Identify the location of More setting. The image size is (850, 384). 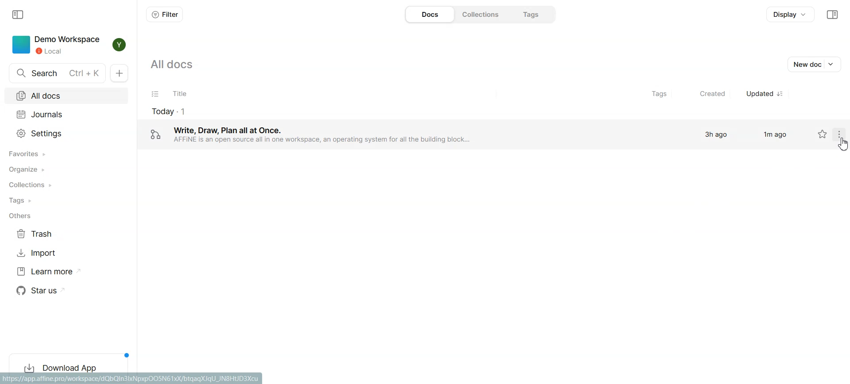
(842, 134).